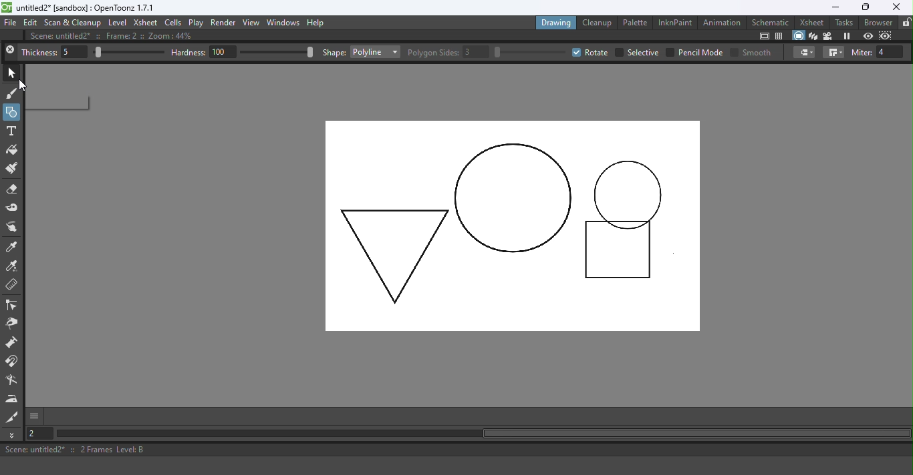 The width and height of the screenshot is (913, 475). Describe the element at coordinates (10, 51) in the screenshot. I see `Close` at that location.